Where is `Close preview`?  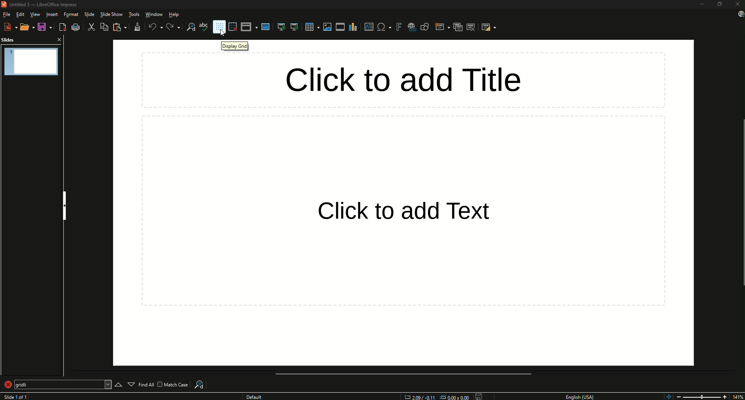 Close preview is located at coordinates (59, 40).